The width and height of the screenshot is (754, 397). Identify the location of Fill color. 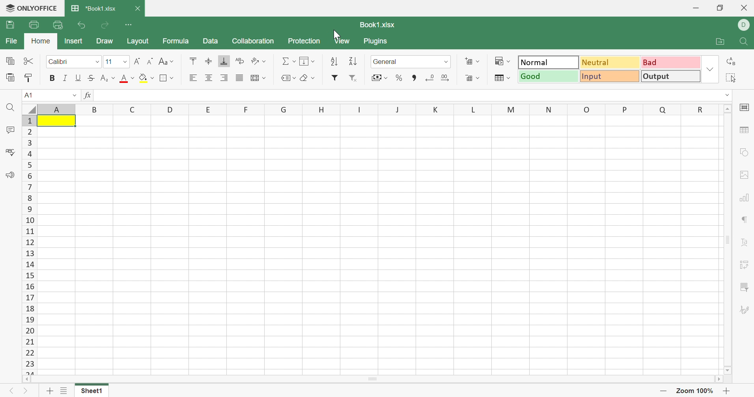
(147, 78).